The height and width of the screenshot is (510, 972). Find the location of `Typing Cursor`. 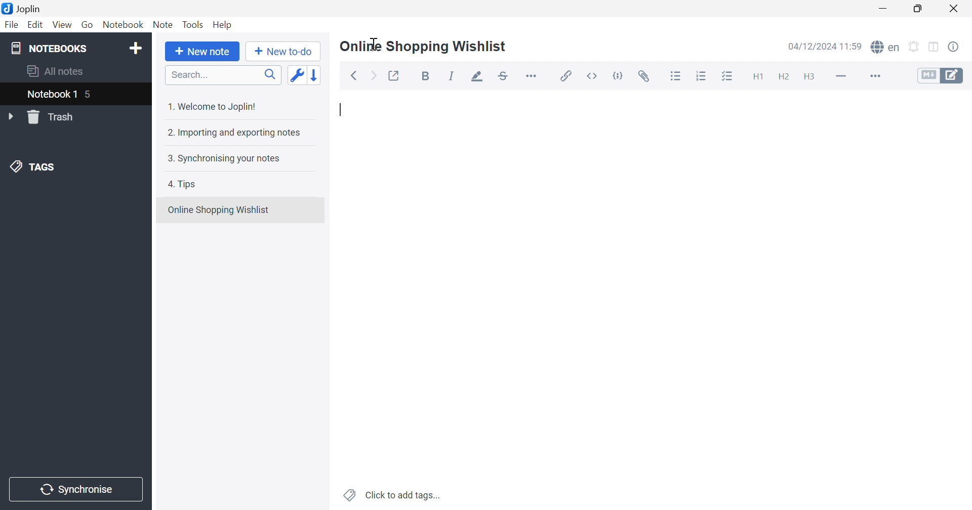

Typing Cursor is located at coordinates (375, 44).